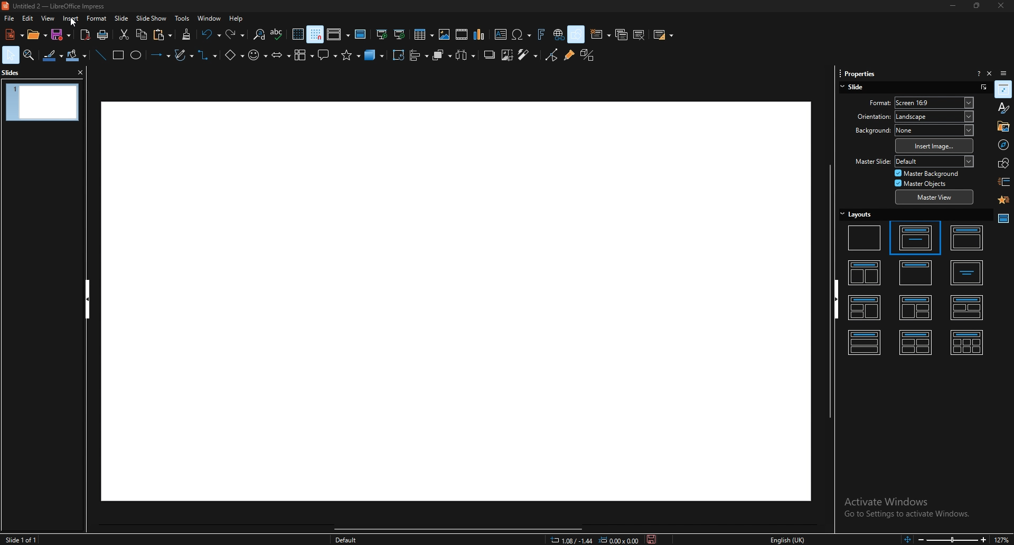 This screenshot has height=545, width=1014. What do you see at coordinates (924, 183) in the screenshot?
I see `master objects` at bounding box center [924, 183].